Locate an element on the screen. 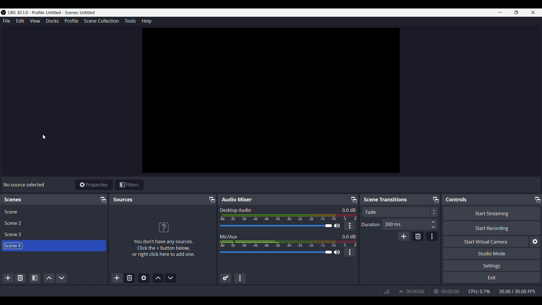 The width and height of the screenshot is (542, 305). Open source properties is located at coordinates (143, 278).